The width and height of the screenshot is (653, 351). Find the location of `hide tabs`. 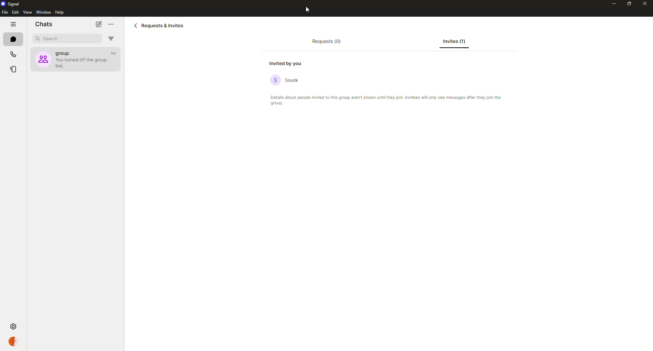

hide tabs is located at coordinates (12, 25).